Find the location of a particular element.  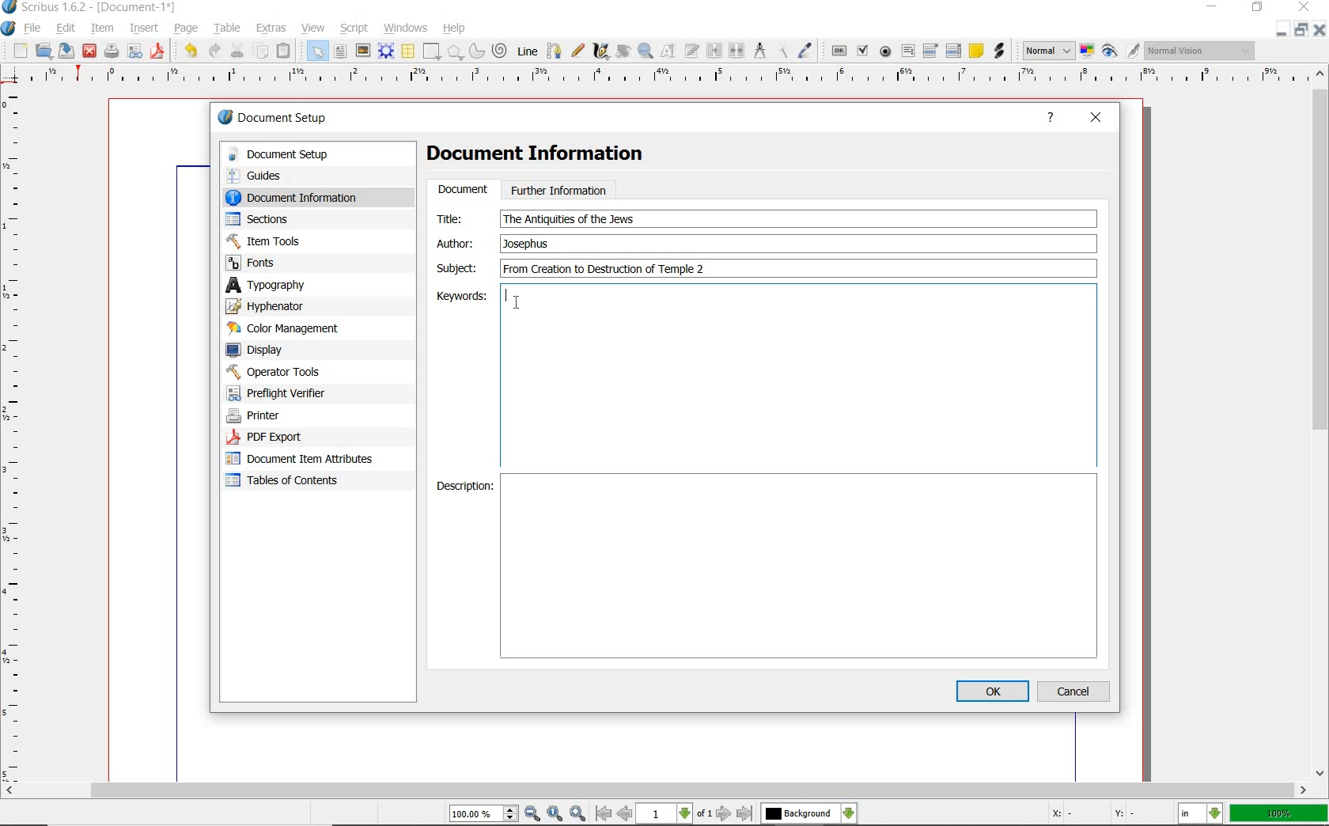

minimize is located at coordinates (1210, 7).